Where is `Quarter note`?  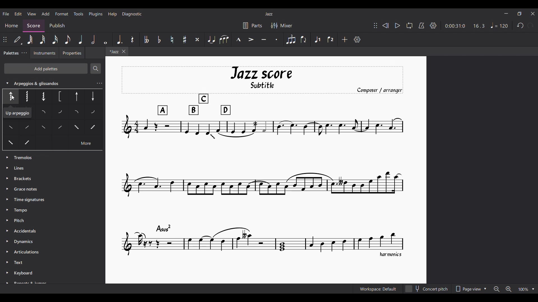
Quarter note is located at coordinates (81, 39).